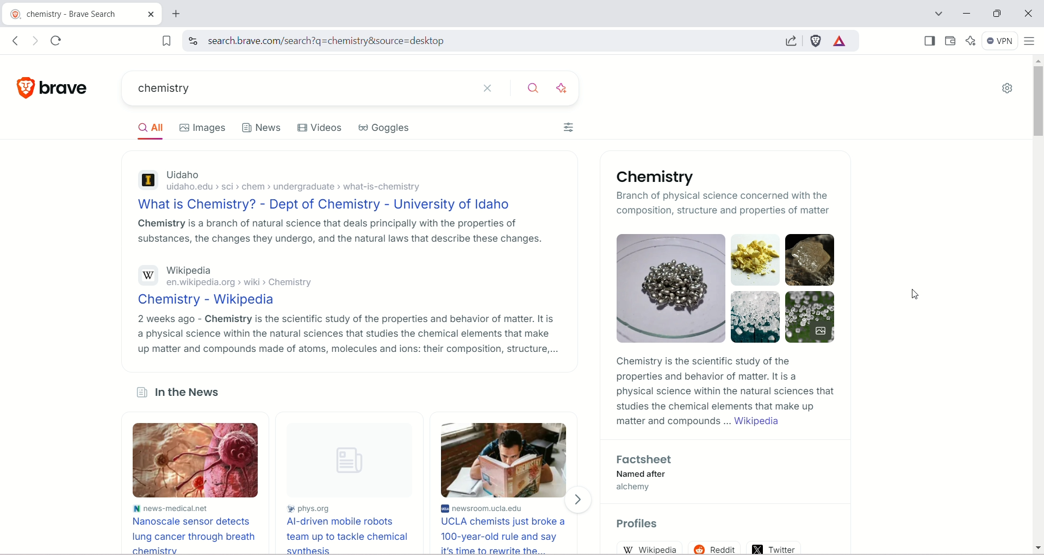  What do you see at coordinates (146, 274) in the screenshot?
I see `Wikipedia logo` at bounding box center [146, 274].